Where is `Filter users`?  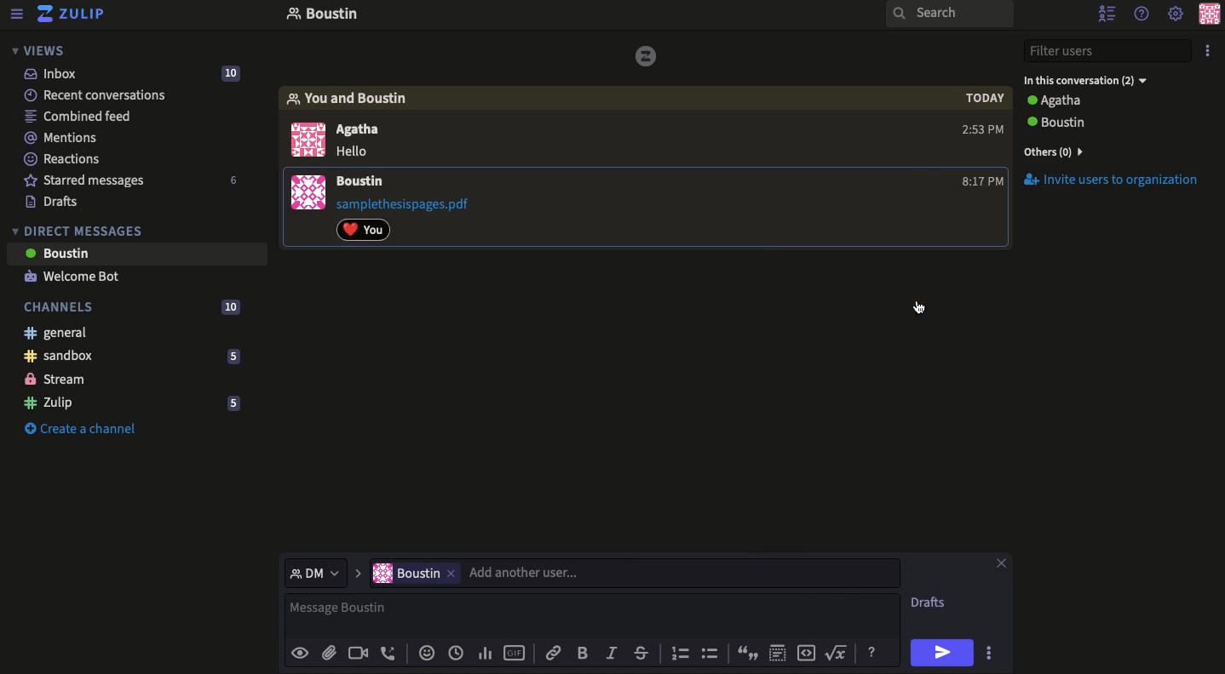 Filter users is located at coordinates (1109, 52).